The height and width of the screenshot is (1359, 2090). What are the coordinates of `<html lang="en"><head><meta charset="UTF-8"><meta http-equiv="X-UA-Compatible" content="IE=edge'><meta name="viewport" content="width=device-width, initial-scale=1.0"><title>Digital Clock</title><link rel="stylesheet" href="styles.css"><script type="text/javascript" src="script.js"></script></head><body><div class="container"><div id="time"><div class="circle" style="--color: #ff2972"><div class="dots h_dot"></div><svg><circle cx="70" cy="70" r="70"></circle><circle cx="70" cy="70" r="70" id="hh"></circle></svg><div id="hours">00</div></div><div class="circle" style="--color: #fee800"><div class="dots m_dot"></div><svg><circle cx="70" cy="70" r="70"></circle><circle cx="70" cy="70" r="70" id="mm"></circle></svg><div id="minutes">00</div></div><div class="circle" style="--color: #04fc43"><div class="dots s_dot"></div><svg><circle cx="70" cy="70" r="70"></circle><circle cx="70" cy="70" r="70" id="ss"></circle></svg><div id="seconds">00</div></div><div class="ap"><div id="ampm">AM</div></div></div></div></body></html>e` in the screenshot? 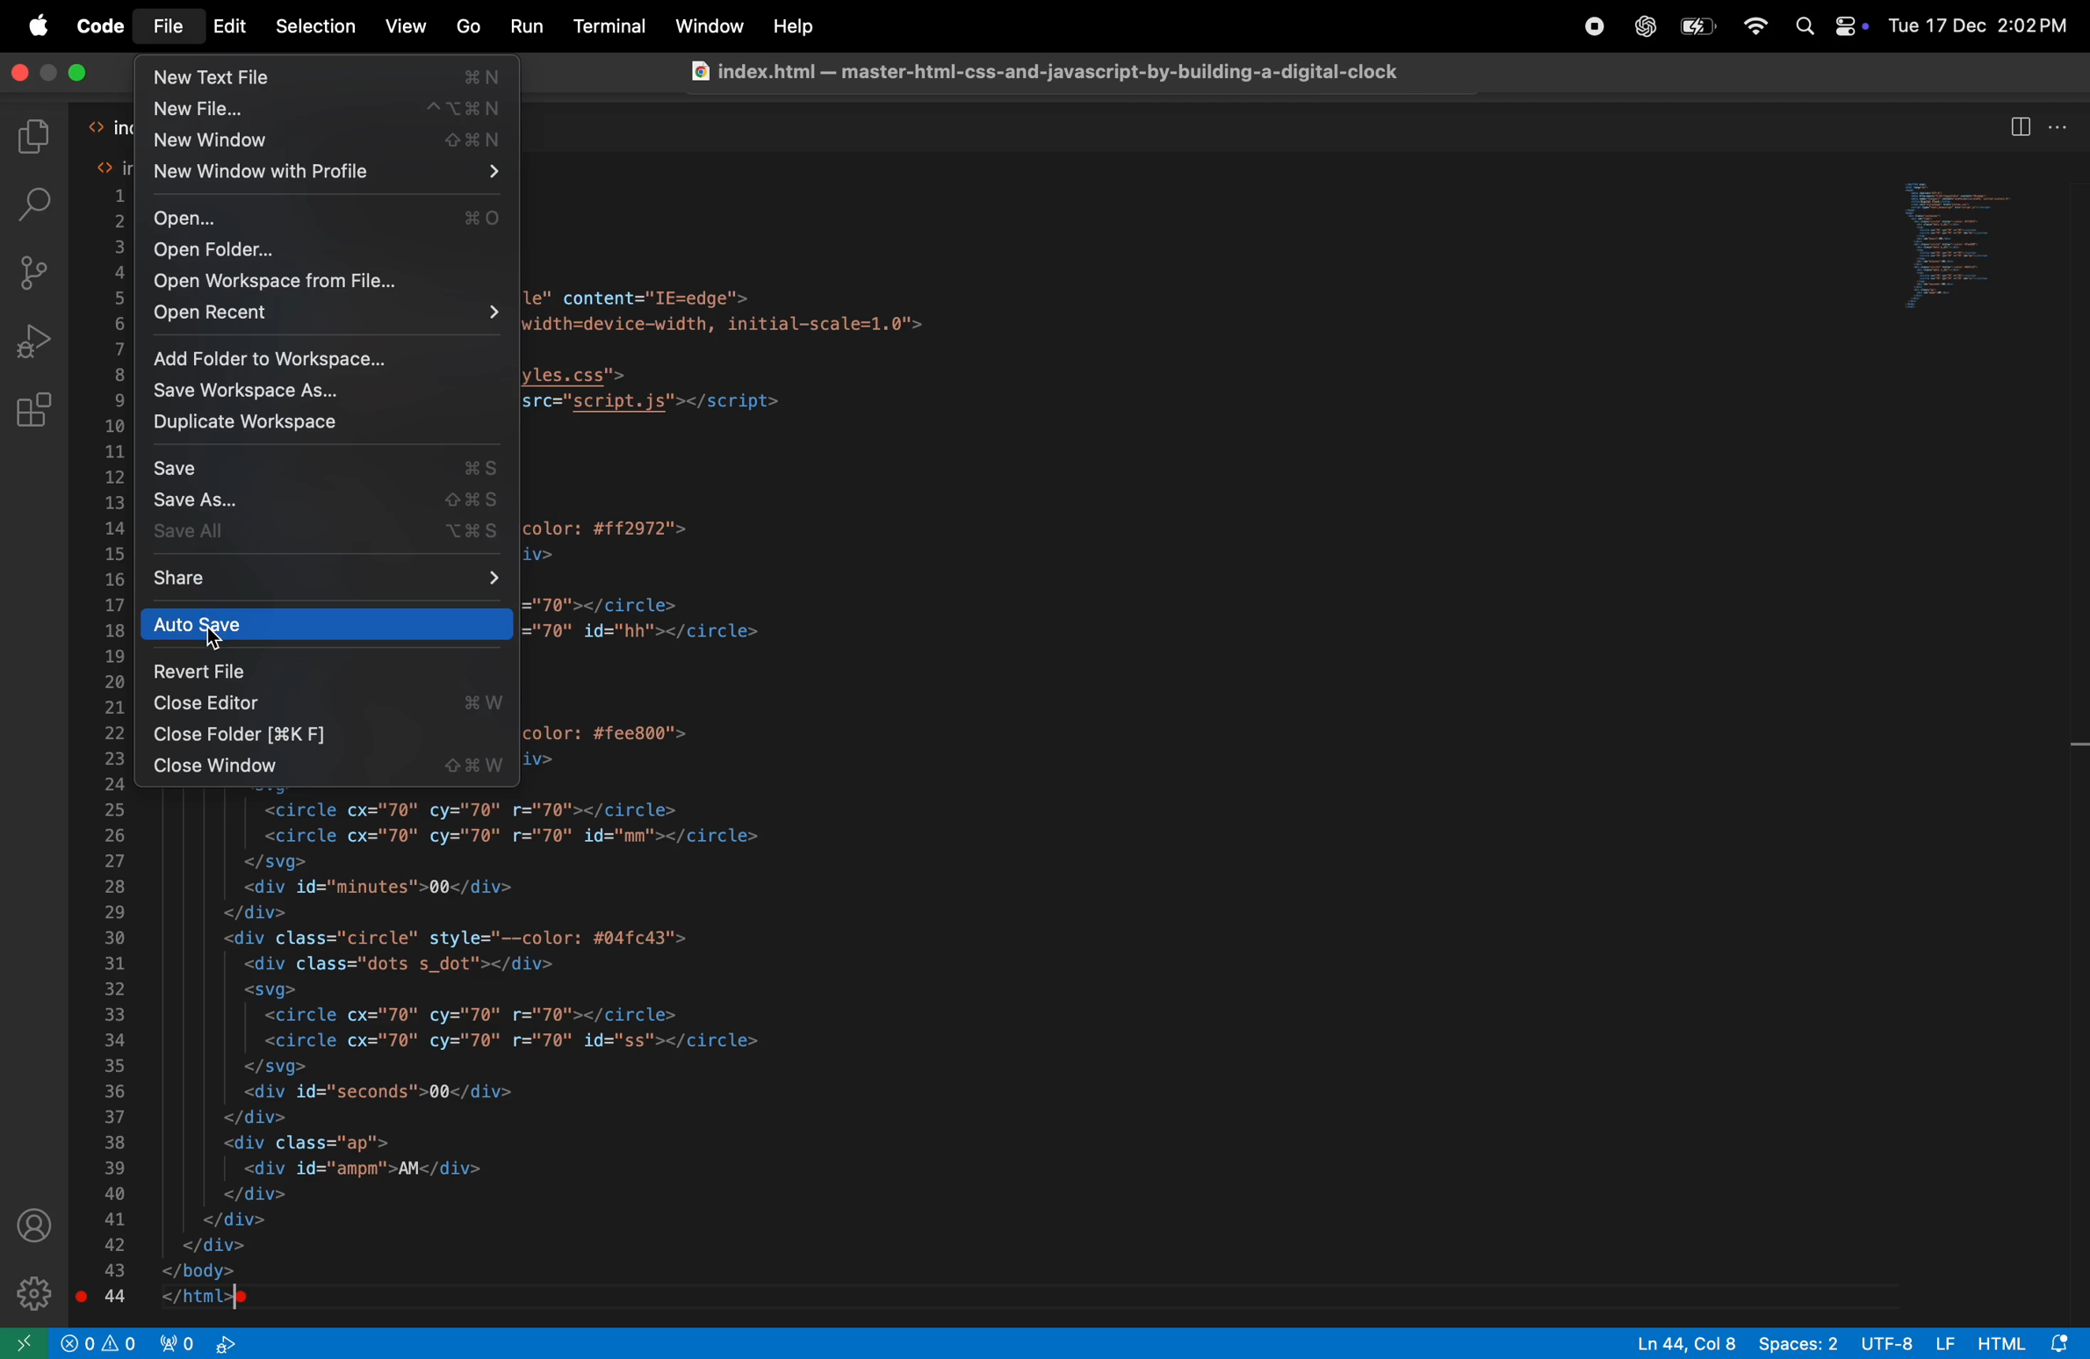 It's located at (467, 1054).